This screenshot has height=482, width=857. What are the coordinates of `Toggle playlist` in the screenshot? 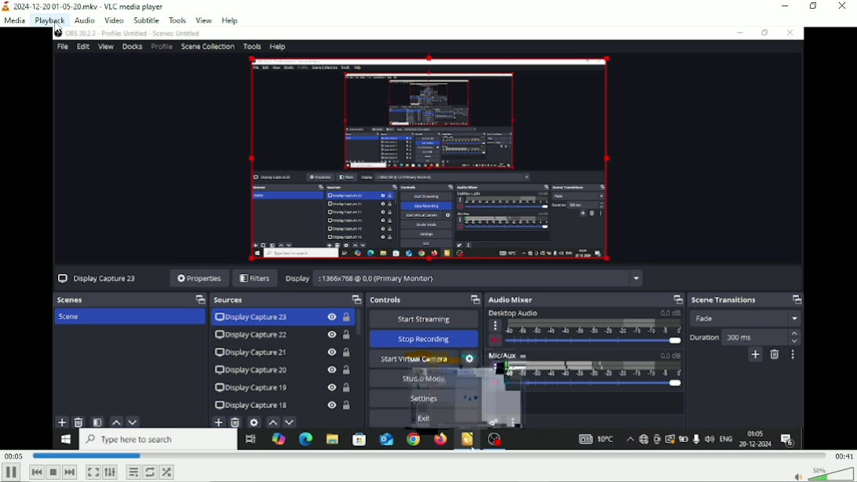 It's located at (133, 472).